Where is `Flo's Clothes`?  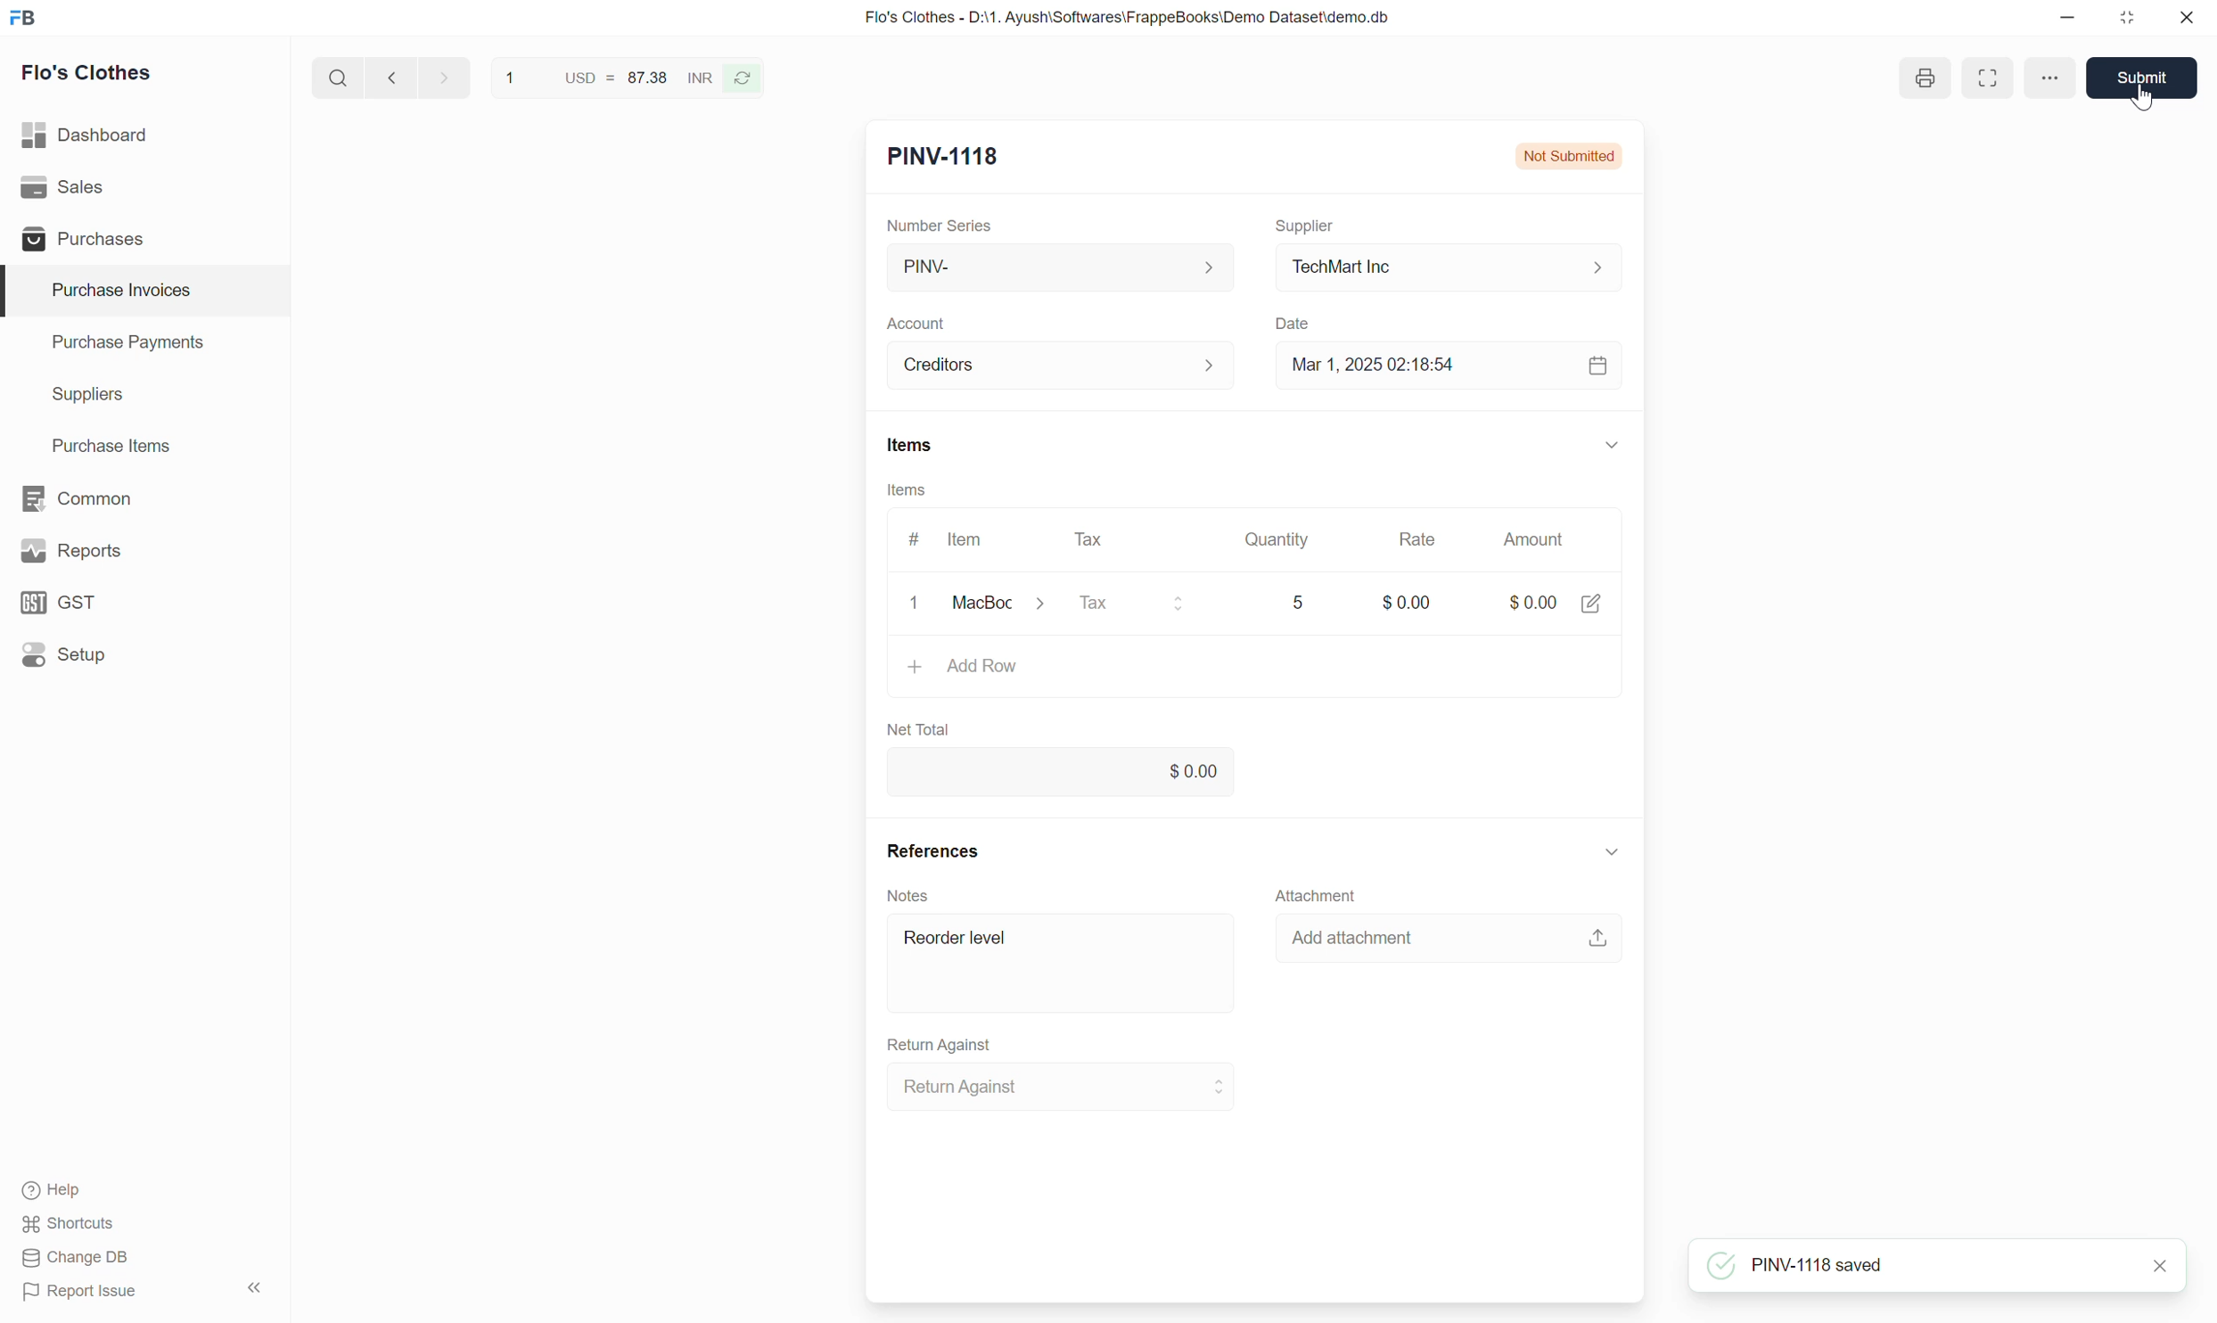 Flo's Clothes is located at coordinates (87, 73).